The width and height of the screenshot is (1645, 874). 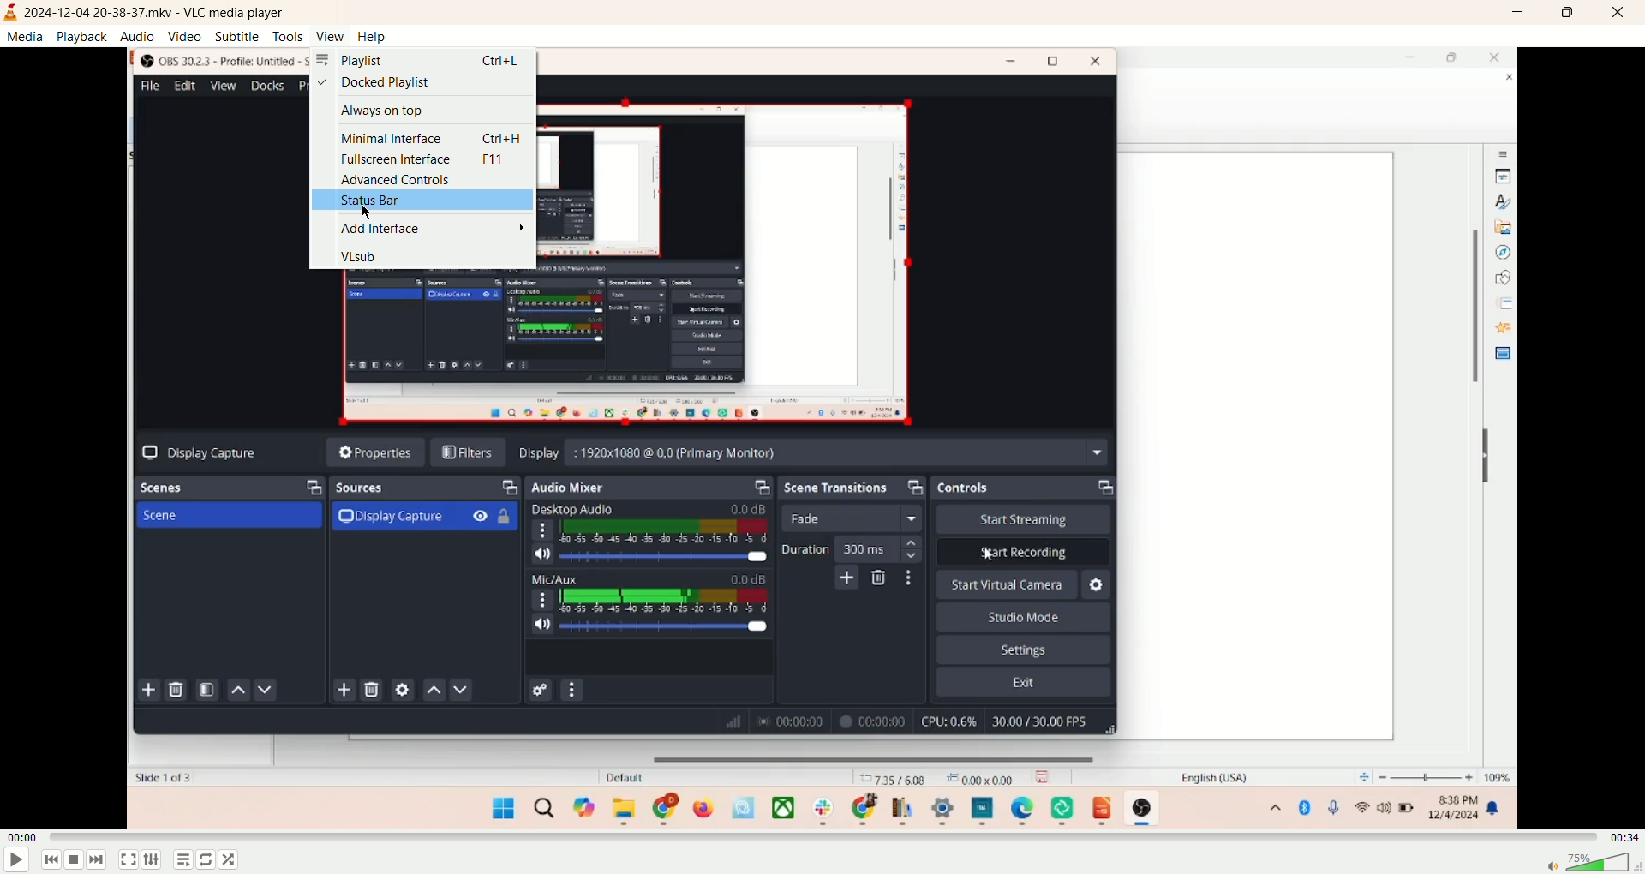 I want to click on extended settings, so click(x=151, y=859).